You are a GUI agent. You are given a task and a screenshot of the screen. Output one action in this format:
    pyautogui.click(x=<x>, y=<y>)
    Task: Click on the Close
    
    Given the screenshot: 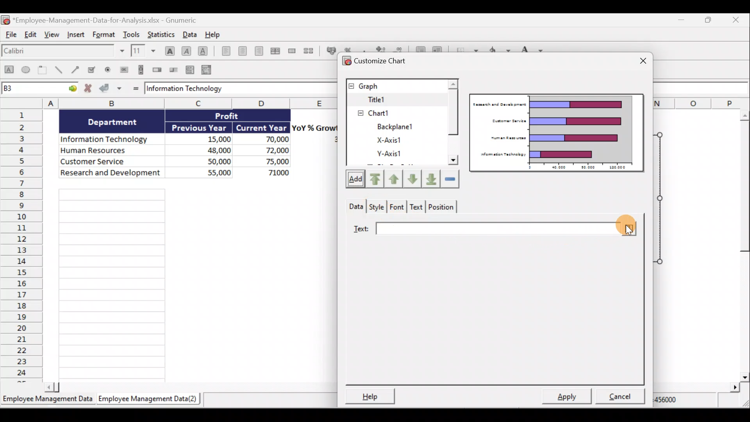 What is the action you would take?
    pyautogui.click(x=741, y=20)
    